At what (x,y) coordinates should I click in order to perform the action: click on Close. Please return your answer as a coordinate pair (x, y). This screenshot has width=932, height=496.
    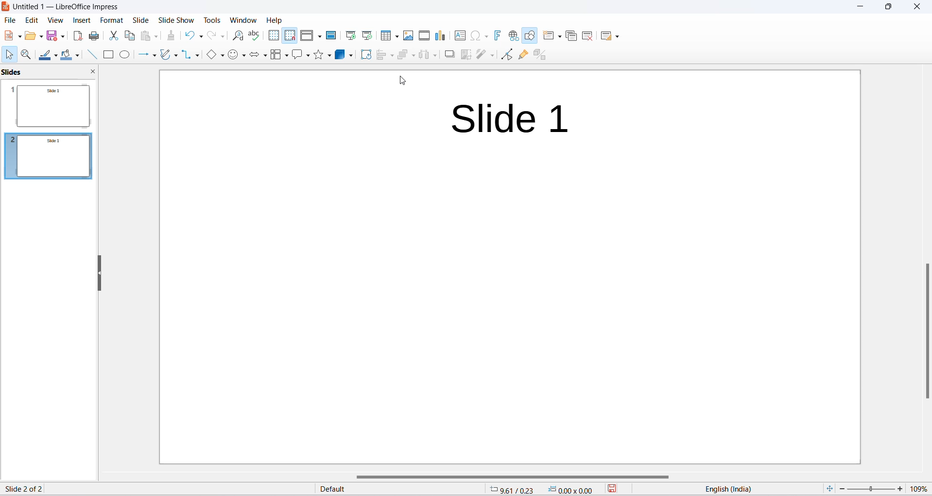
    Looking at the image, I should click on (916, 7).